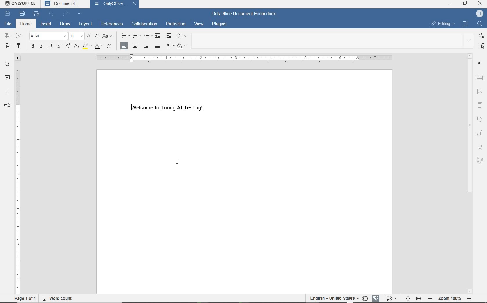 Image resolution: width=487 pixels, height=303 pixels. What do you see at coordinates (135, 46) in the screenshot?
I see `align center` at bounding box center [135, 46].